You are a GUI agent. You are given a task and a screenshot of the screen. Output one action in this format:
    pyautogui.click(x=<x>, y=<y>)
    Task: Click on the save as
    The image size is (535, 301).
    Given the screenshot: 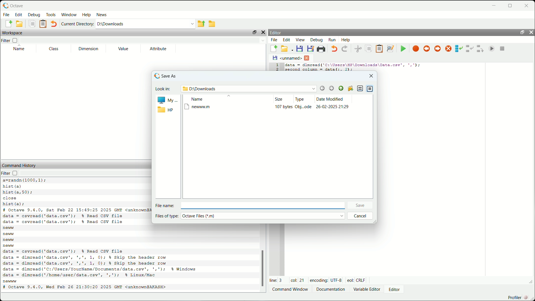 What is the action you would take?
    pyautogui.click(x=173, y=76)
    